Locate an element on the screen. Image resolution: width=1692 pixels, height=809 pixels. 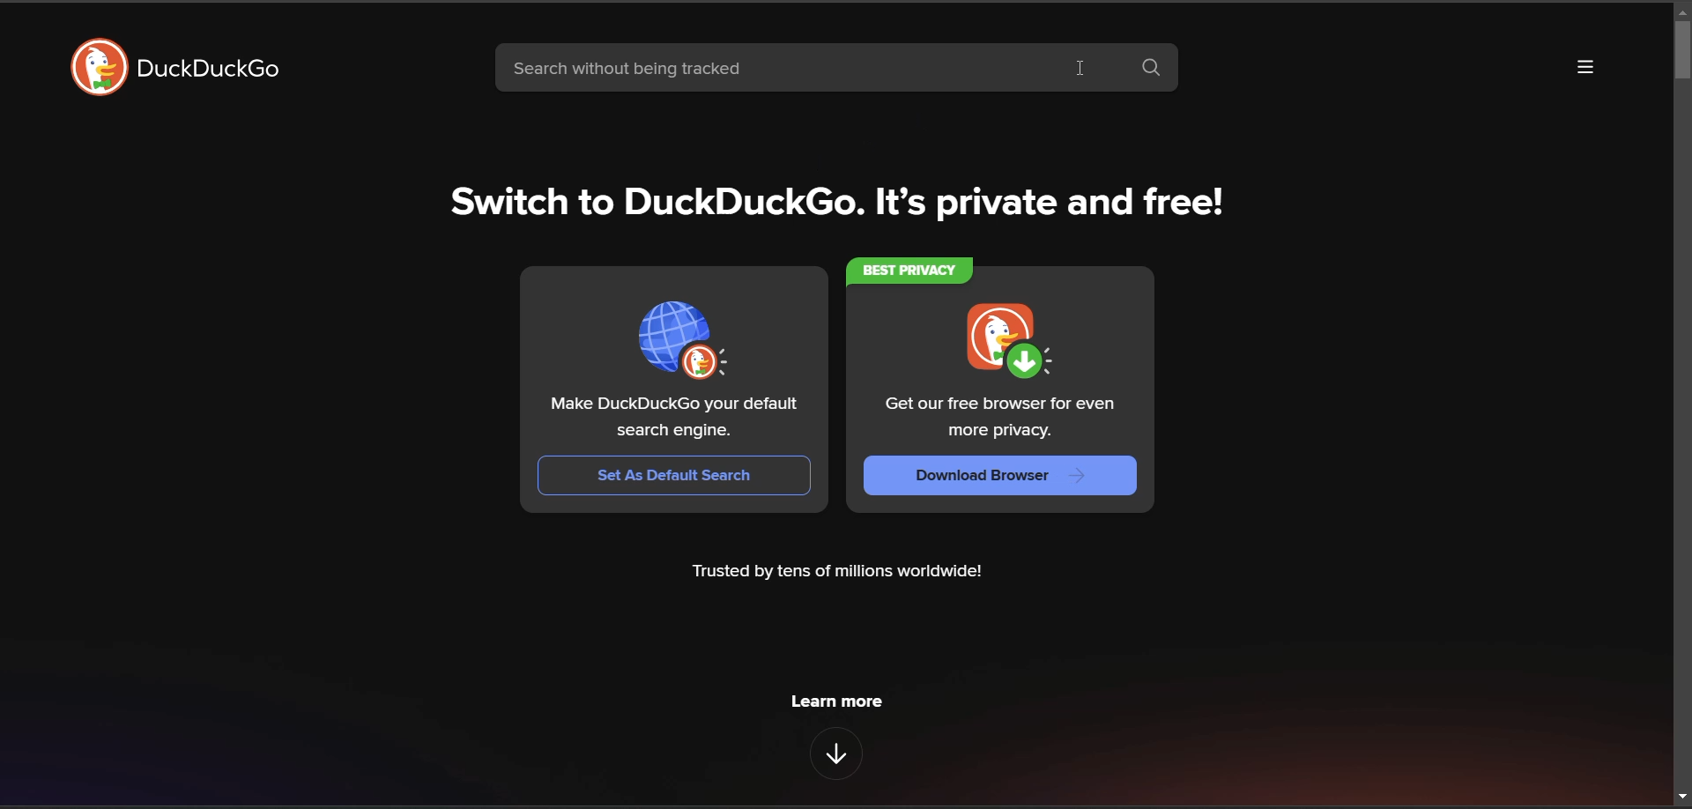
logo is located at coordinates (1008, 338).